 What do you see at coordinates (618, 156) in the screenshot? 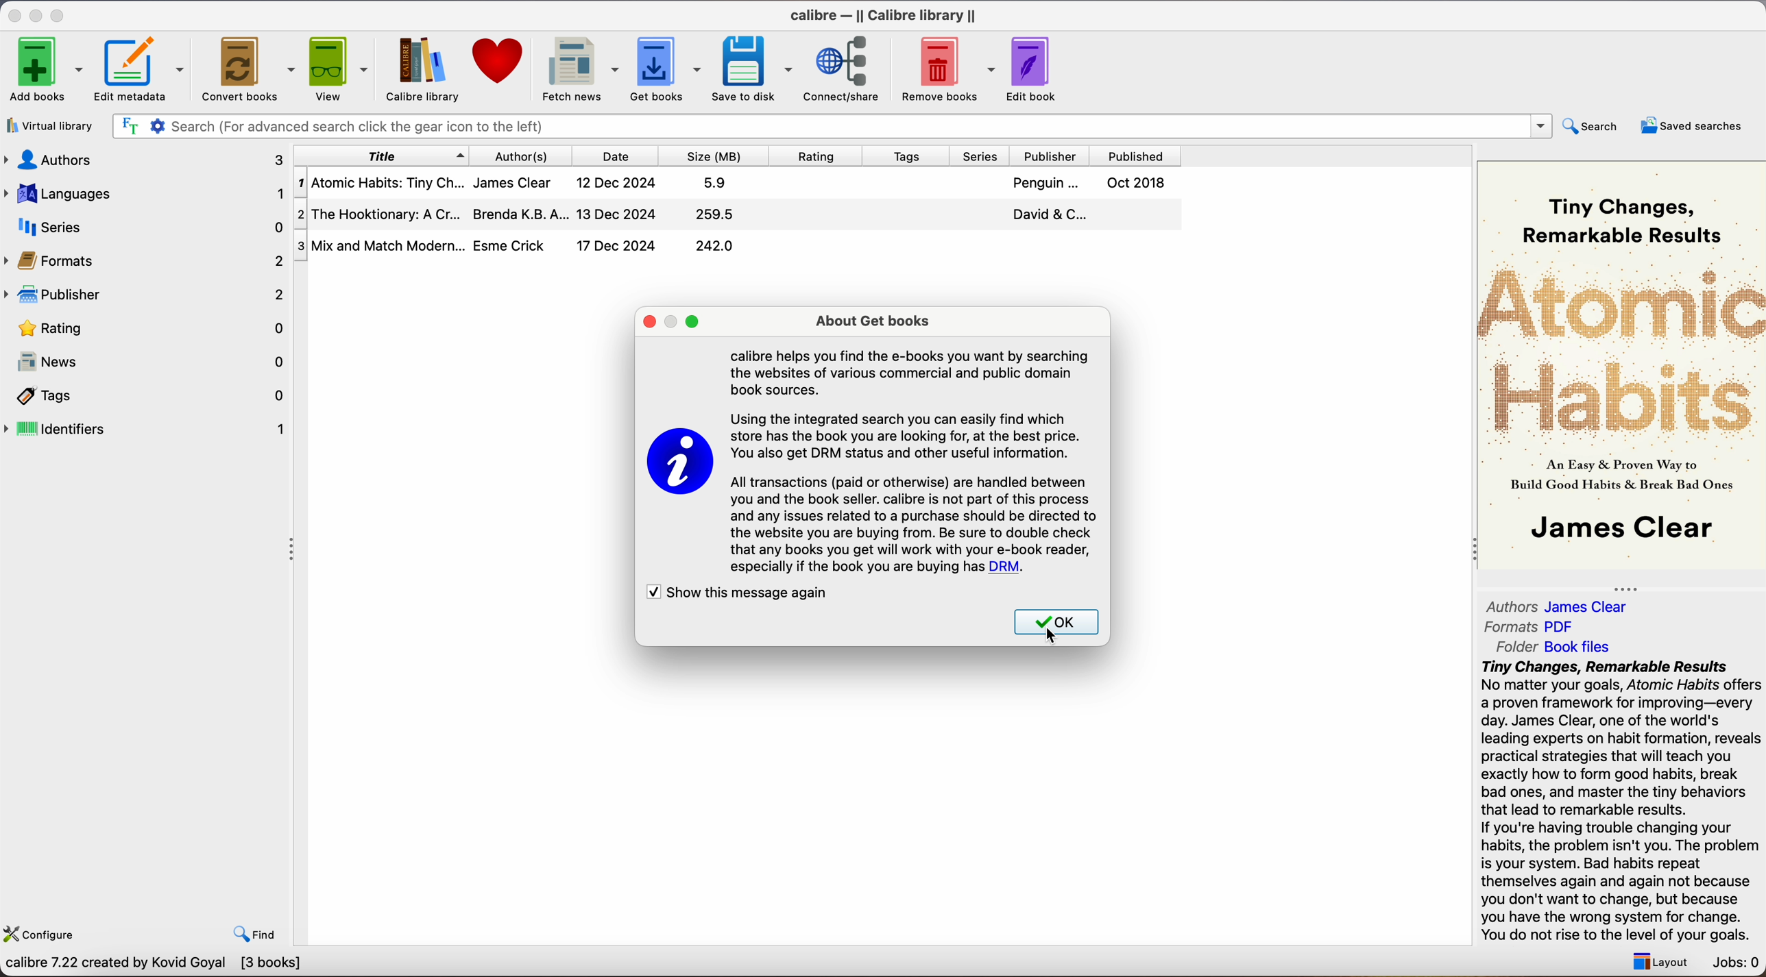
I see `Date` at bounding box center [618, 156].